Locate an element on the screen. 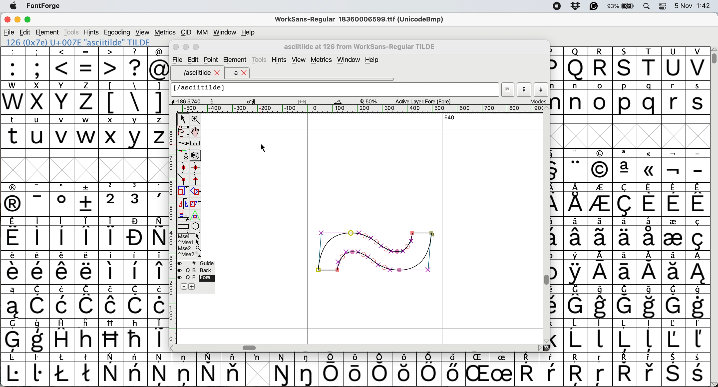  symbol is located at coordinates (625, 268).